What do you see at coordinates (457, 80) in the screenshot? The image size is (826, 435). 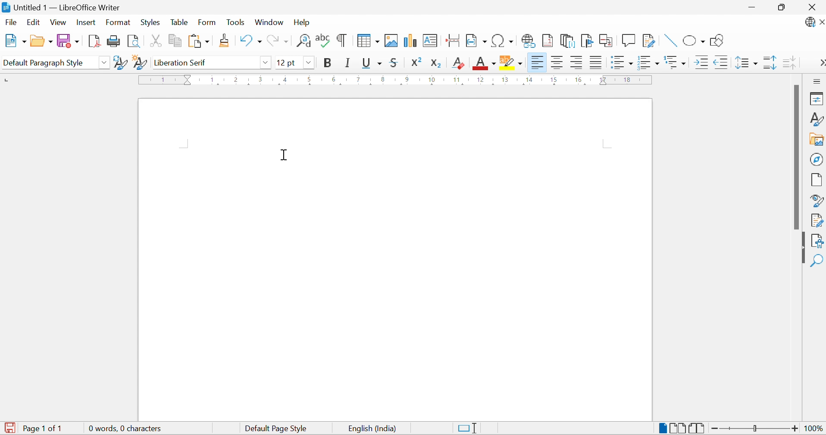 I see `11` at bounding box center [457, 80].